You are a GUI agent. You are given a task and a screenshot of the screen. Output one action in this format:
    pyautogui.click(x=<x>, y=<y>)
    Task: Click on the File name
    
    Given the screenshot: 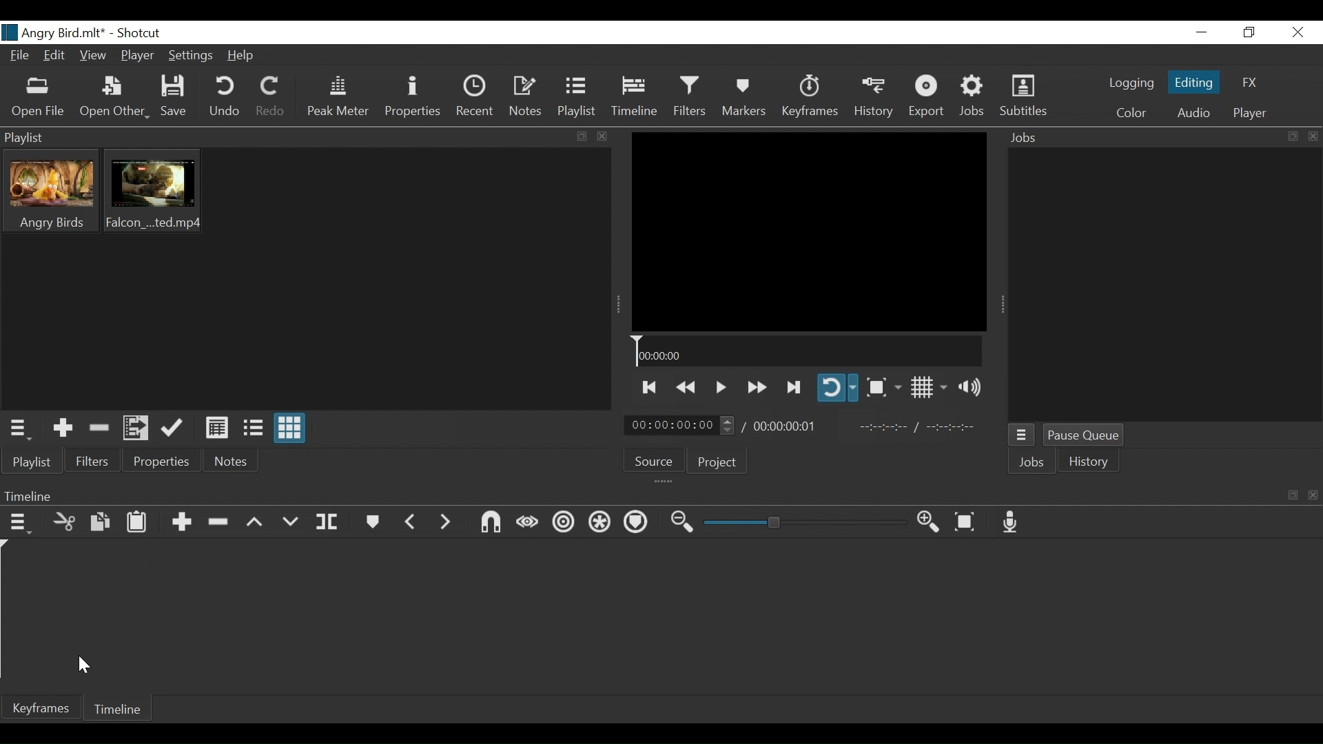 What is the action you would take?
    pyautogui.click(x=54, y=32)
    